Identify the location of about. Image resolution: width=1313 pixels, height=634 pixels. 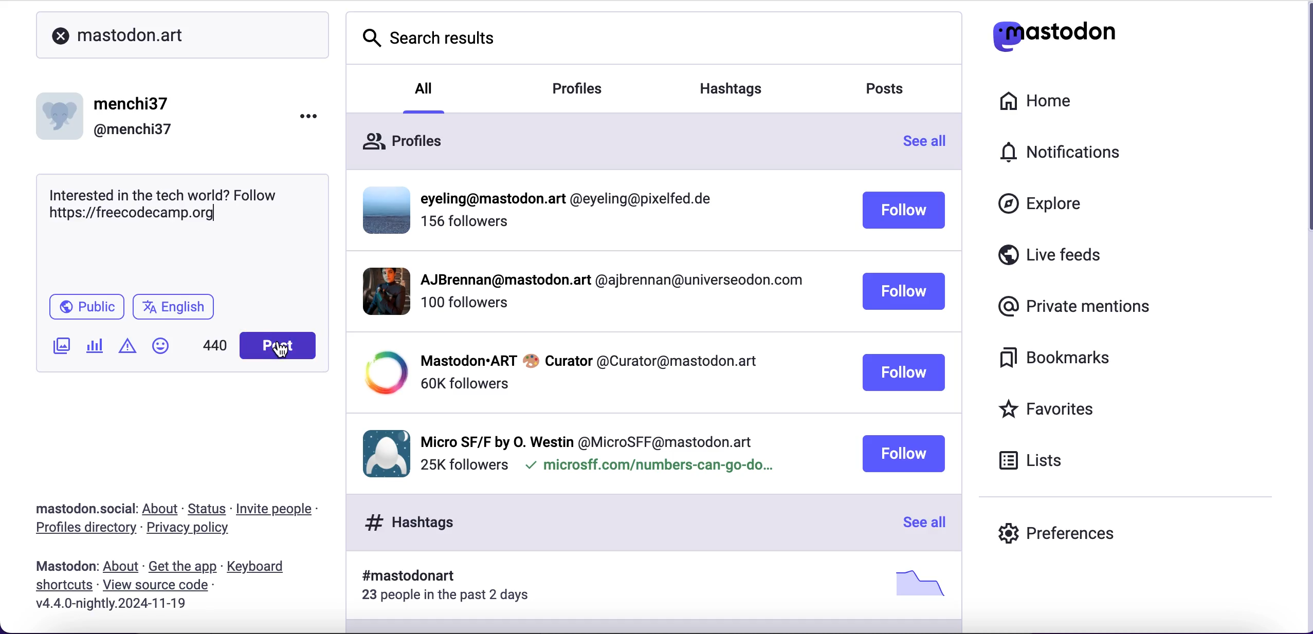
(160, 508).